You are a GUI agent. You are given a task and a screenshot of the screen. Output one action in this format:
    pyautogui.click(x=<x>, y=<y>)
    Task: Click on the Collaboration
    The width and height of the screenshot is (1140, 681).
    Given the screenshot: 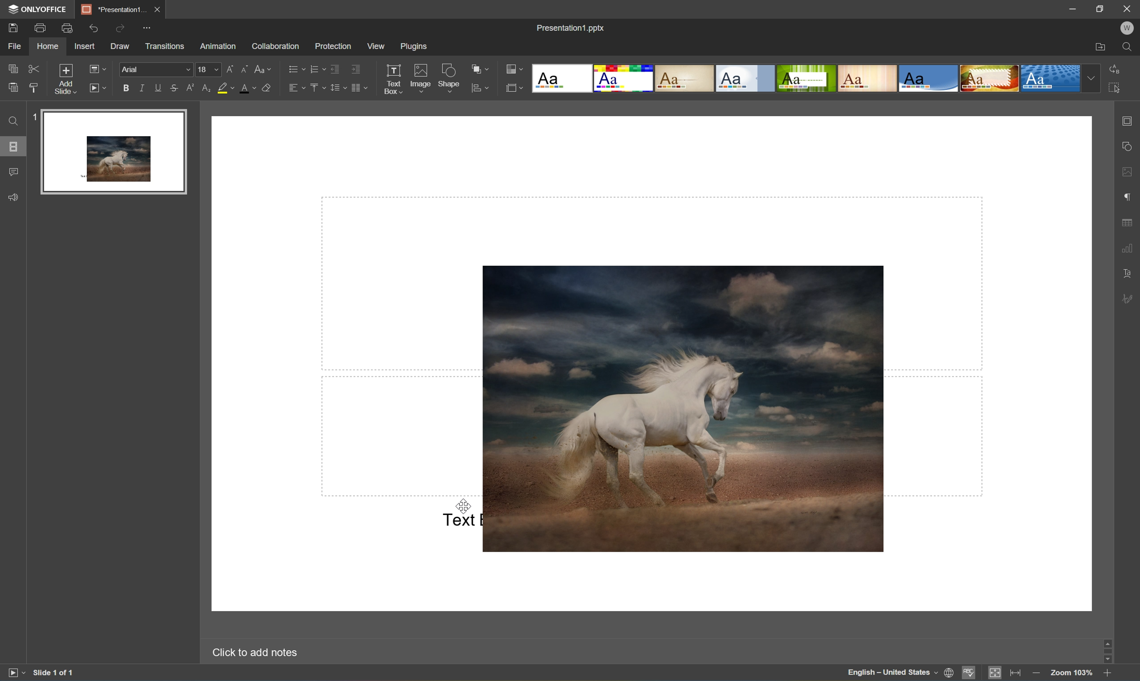 What is the action you would take?
    pyautogui.click(x=276, y=48)
    